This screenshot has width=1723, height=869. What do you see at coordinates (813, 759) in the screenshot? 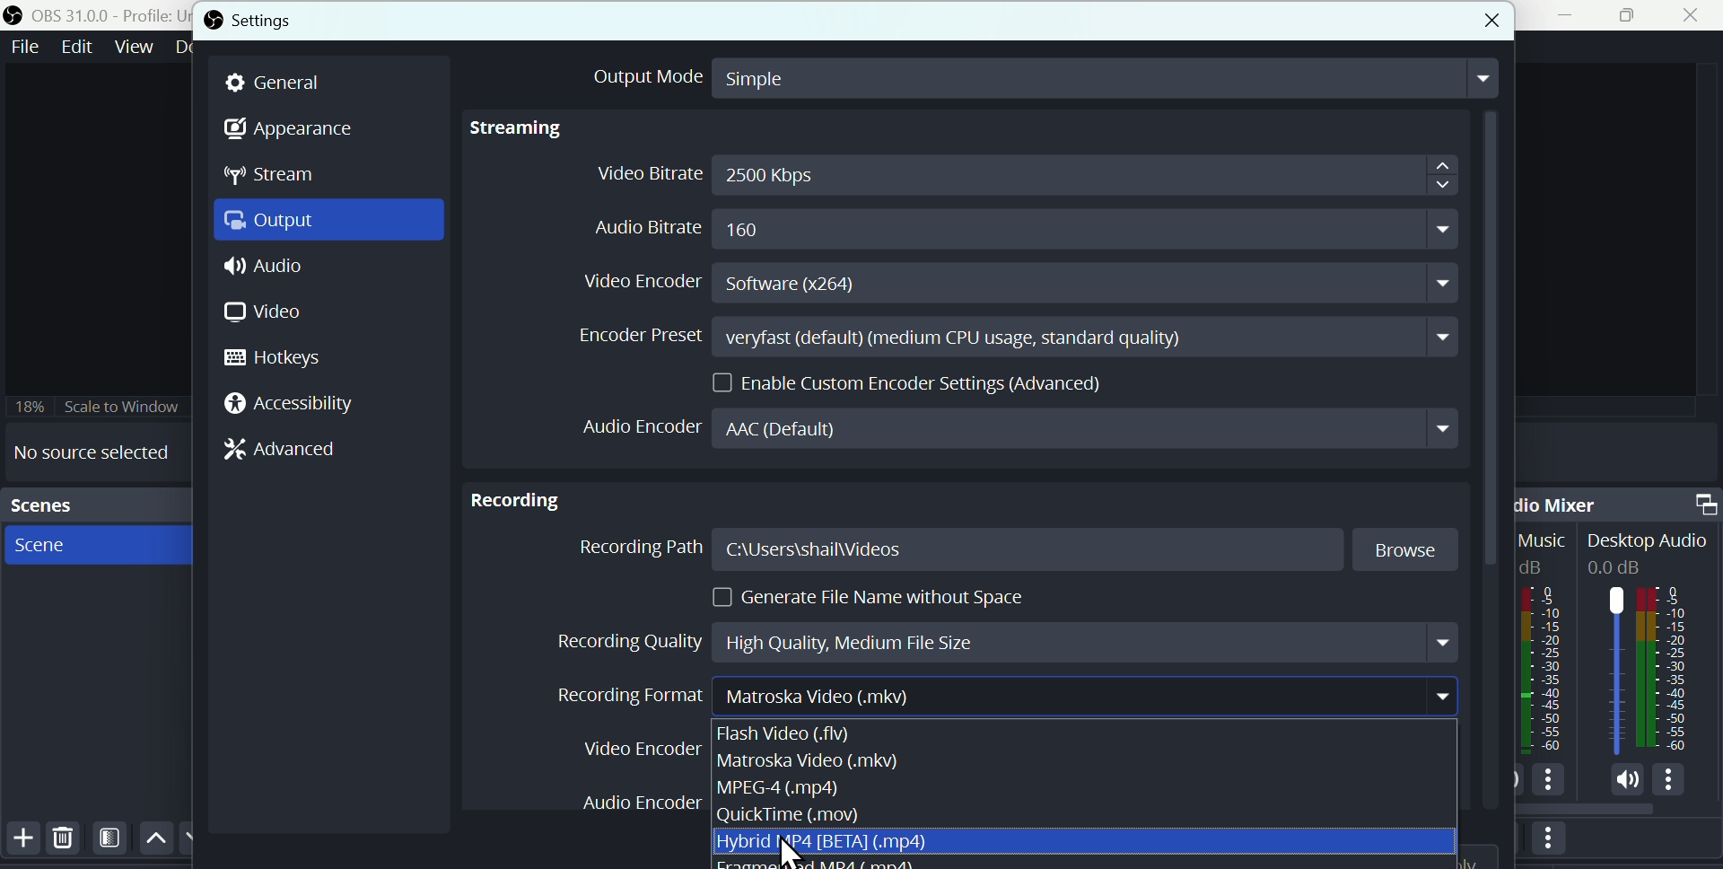
I see `matroska video` at bounding box center [813, 759].